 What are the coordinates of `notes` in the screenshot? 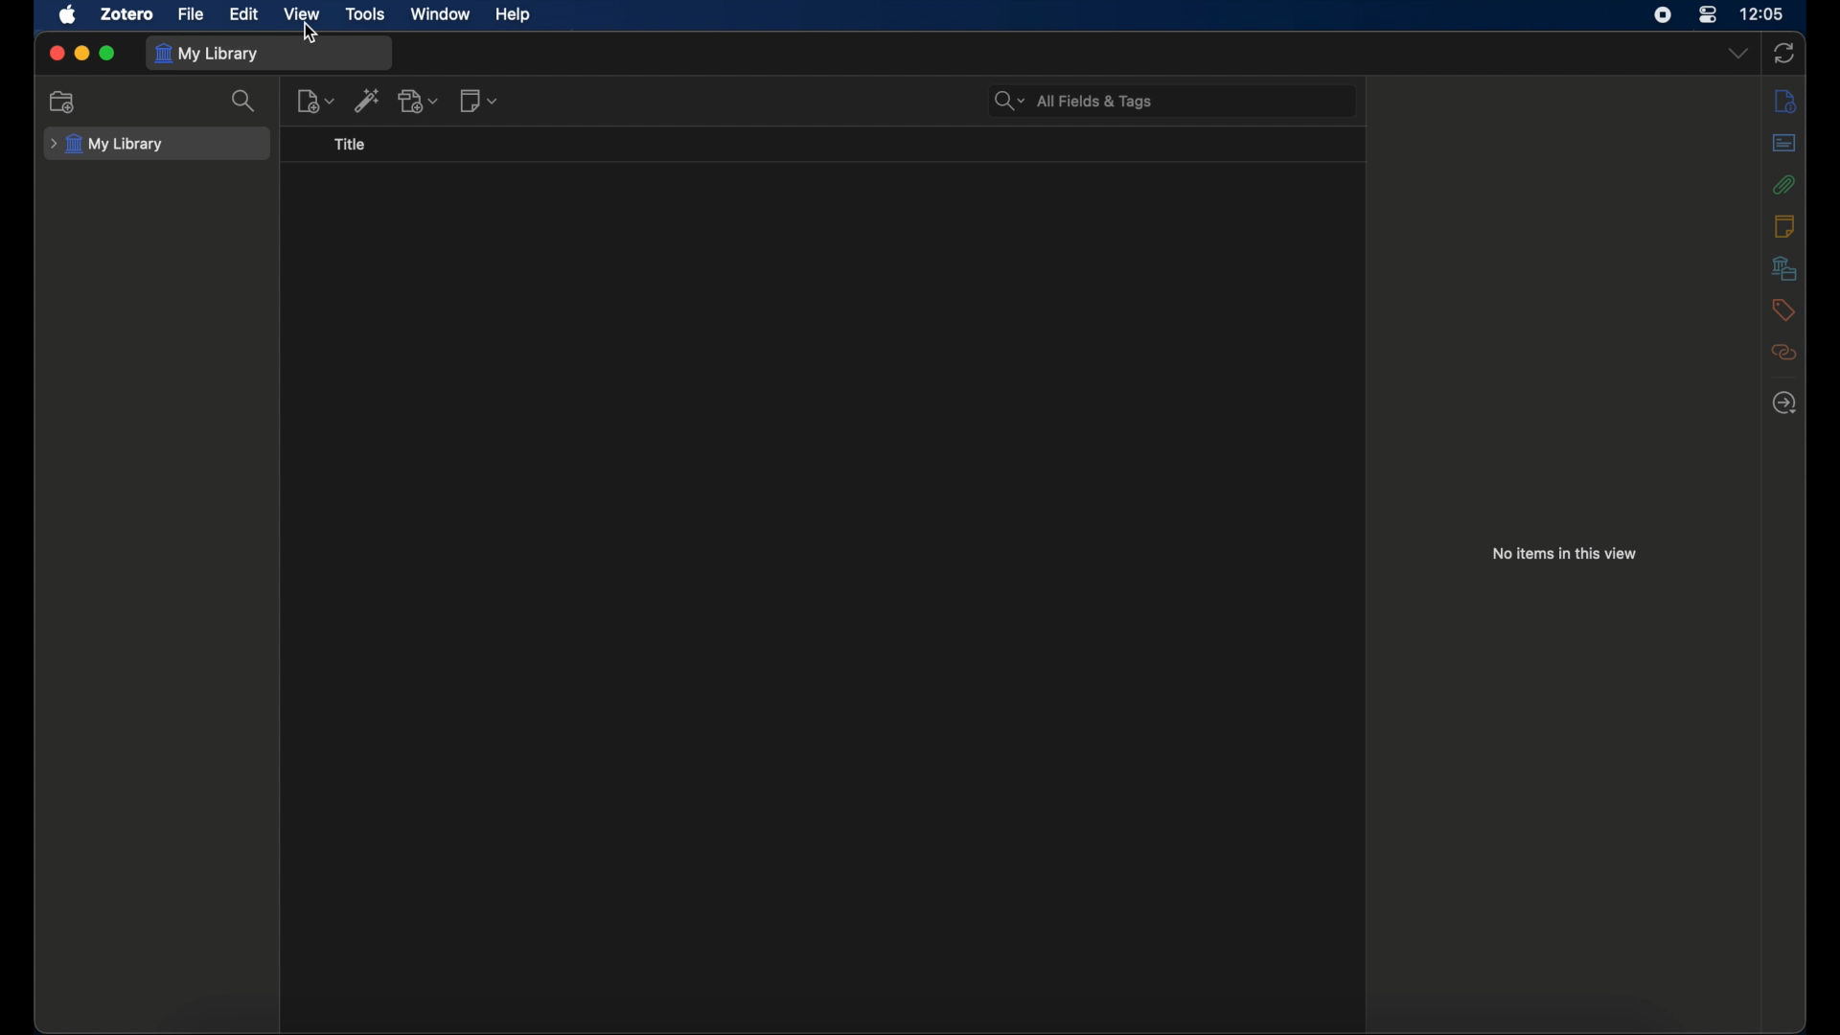 It's located at (1784, 224).